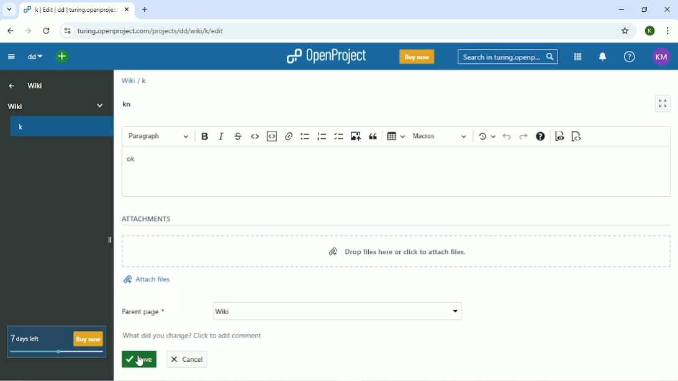  What do you see at coordinates (189, 359) in the screenshot?
I see `Cancel` at bounding box center [189, 359].